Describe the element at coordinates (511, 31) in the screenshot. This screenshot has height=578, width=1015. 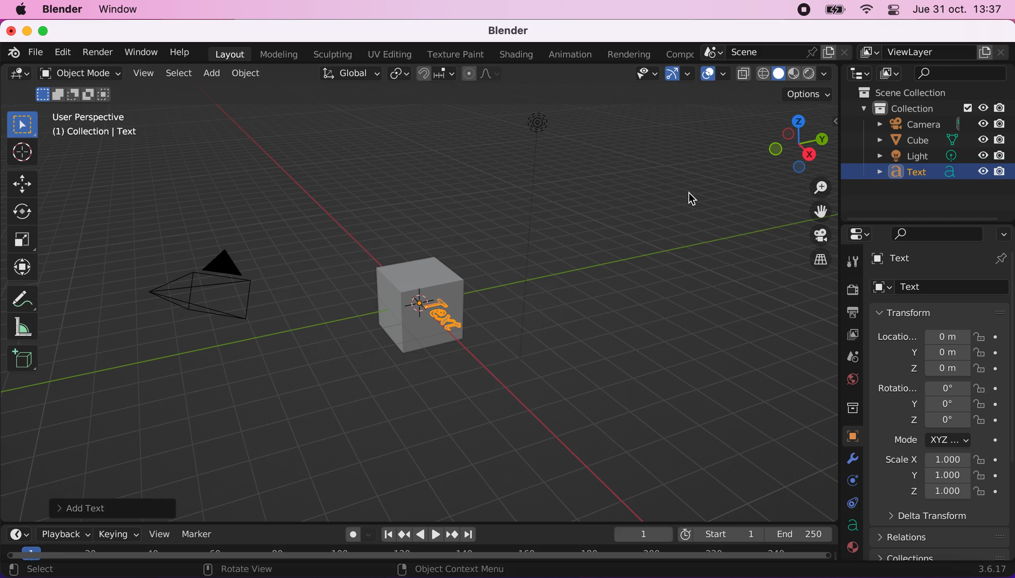
I see `blender` at that location.